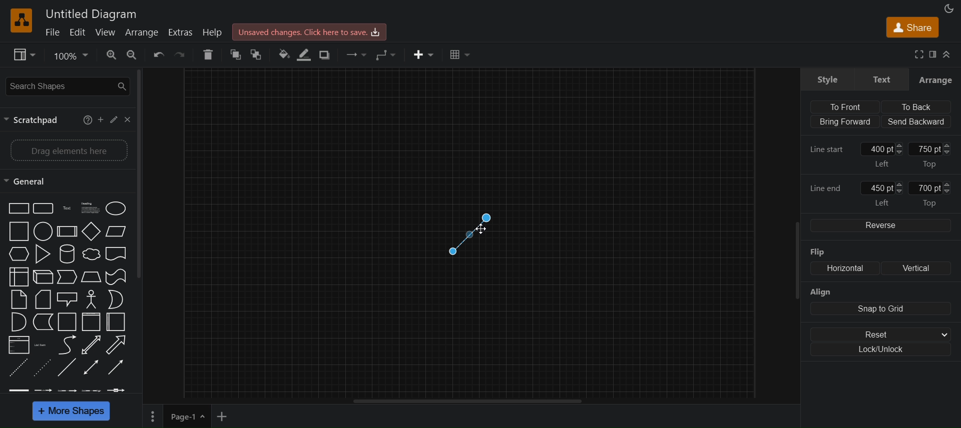 The height and width of the screenshot is (428, 961). I want to click on Cloud, so click(90, 254).